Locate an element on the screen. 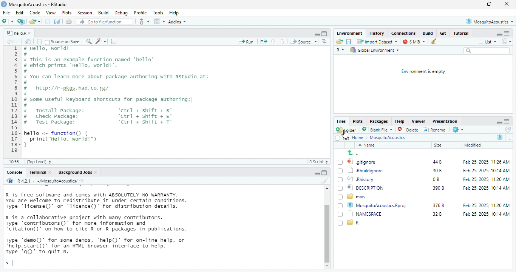   DESCRIPTION is located at coordinates (371, 188).